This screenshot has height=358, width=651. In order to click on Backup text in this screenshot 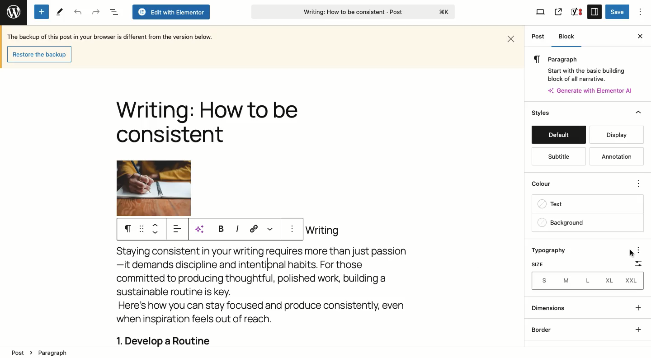, I will do `click(112, 36)`.